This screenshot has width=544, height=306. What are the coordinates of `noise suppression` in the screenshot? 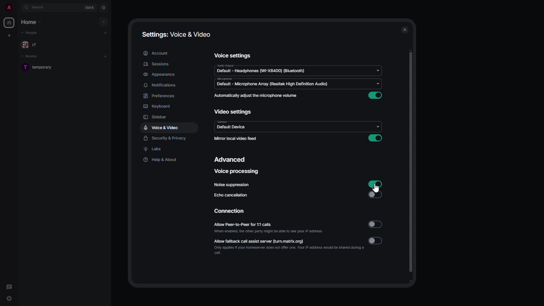 It's located at (232, 185).